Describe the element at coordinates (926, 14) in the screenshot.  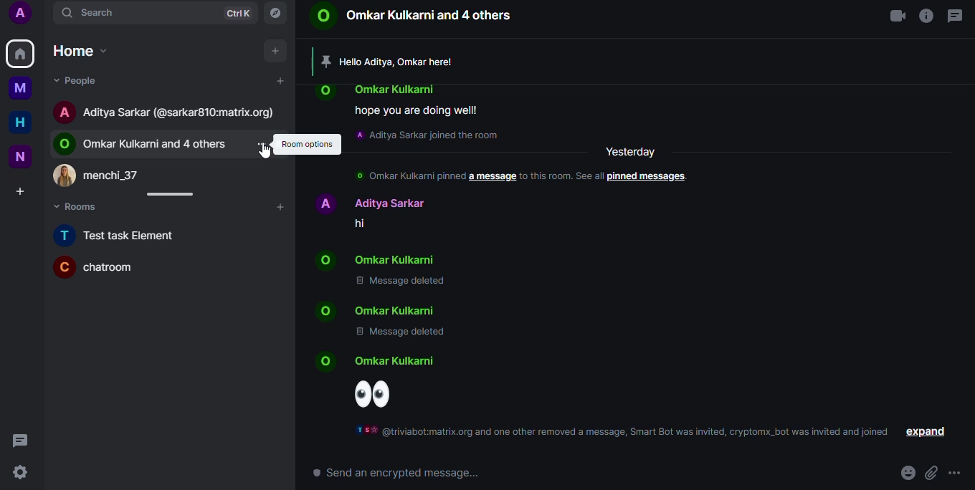
I see `info` at that location.